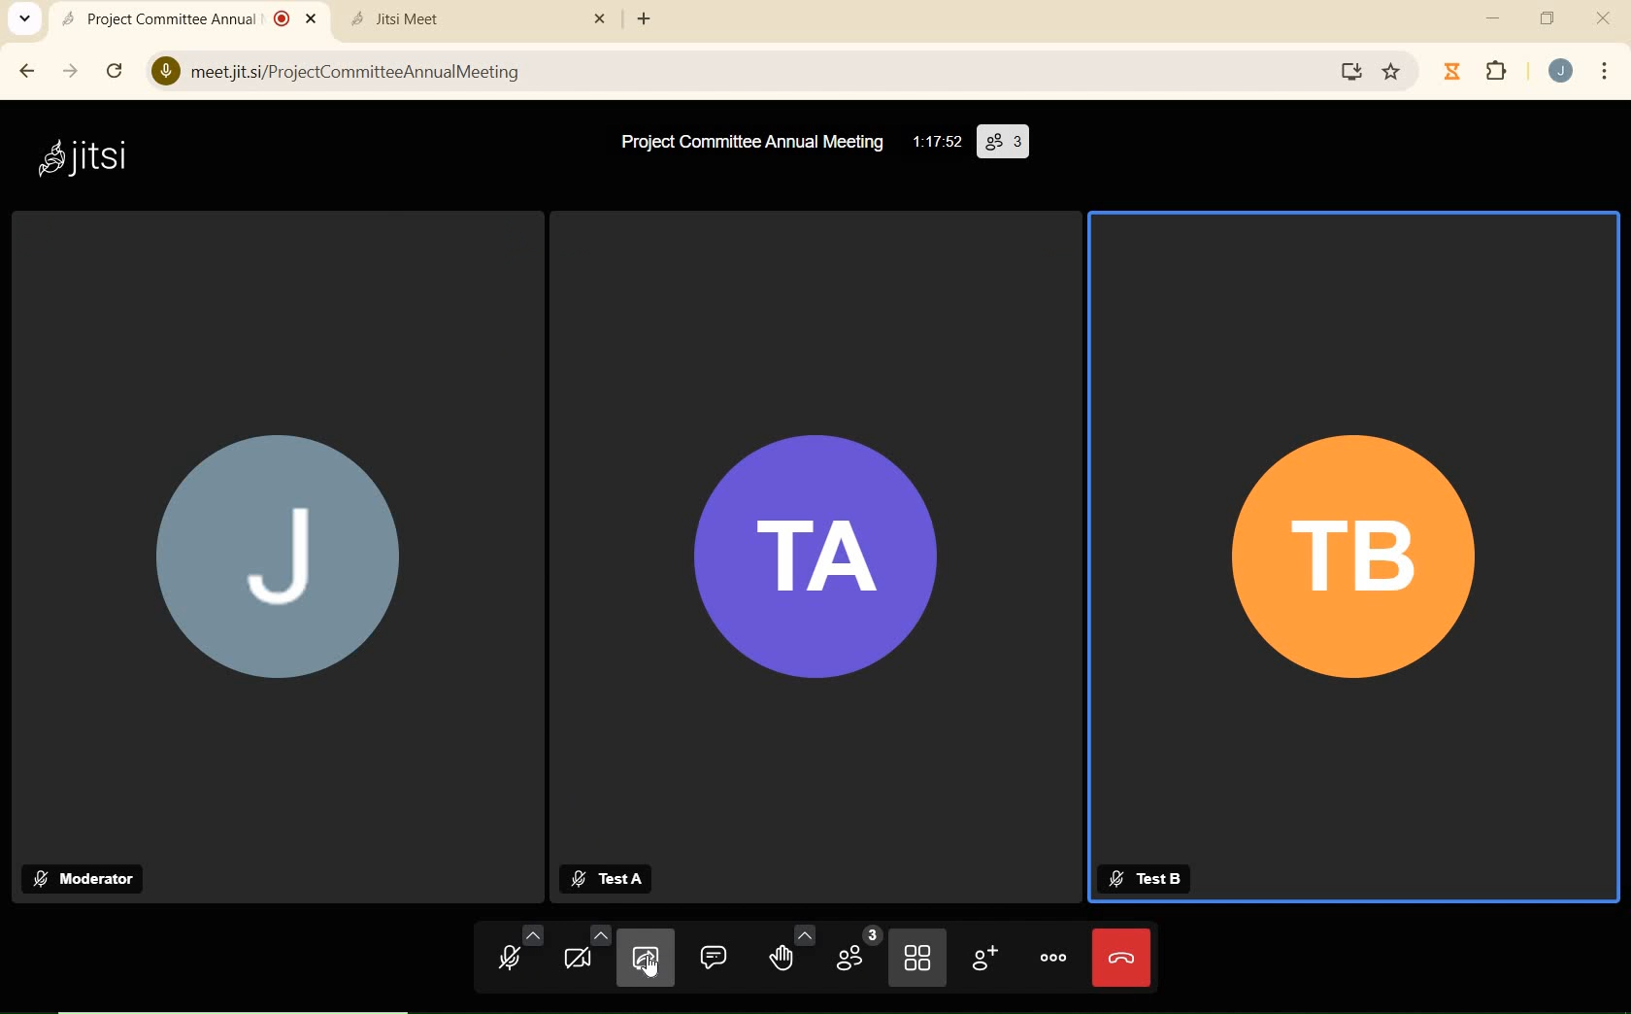 This screenshot has height=1014, width=1631. Describe the element at coordinates (1003, 140) in the screenshot. I see `participants (3)` at that location.